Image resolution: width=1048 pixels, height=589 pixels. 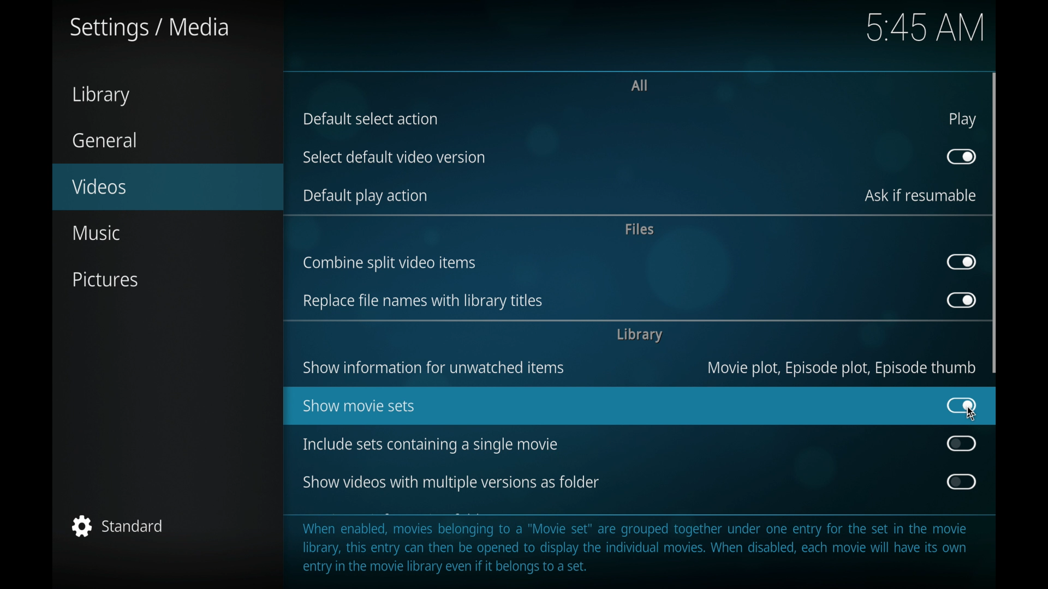 I want to click on cursor, so click(x=972, y=414).